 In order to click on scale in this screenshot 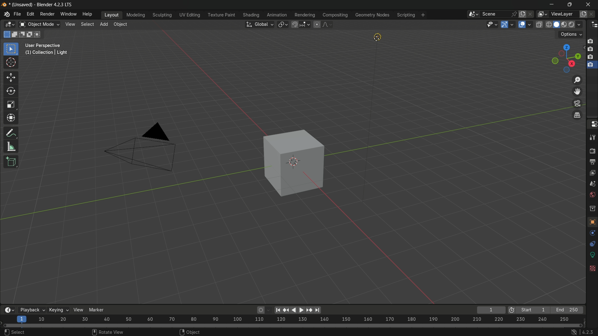, I will do `click(11, 105)`.